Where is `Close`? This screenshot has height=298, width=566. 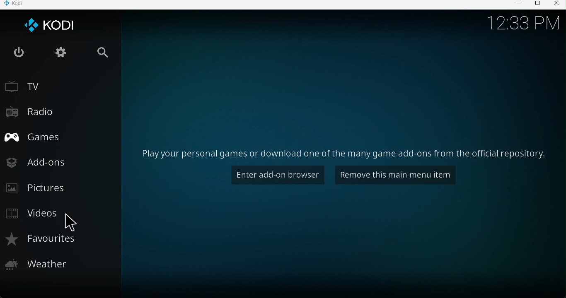
Close is located at coordinates (558, 5).